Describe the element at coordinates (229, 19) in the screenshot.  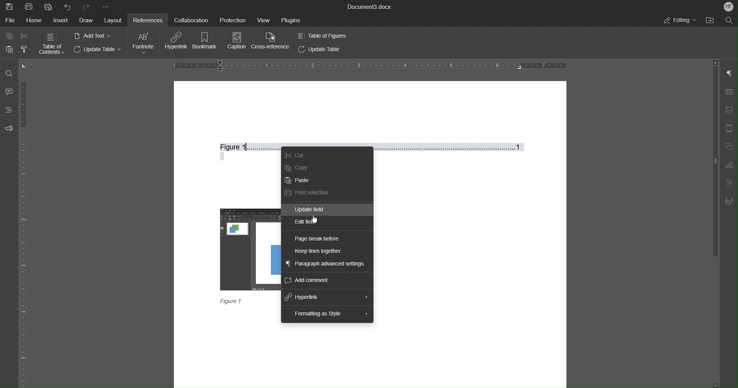
I see `Protection` at that location.